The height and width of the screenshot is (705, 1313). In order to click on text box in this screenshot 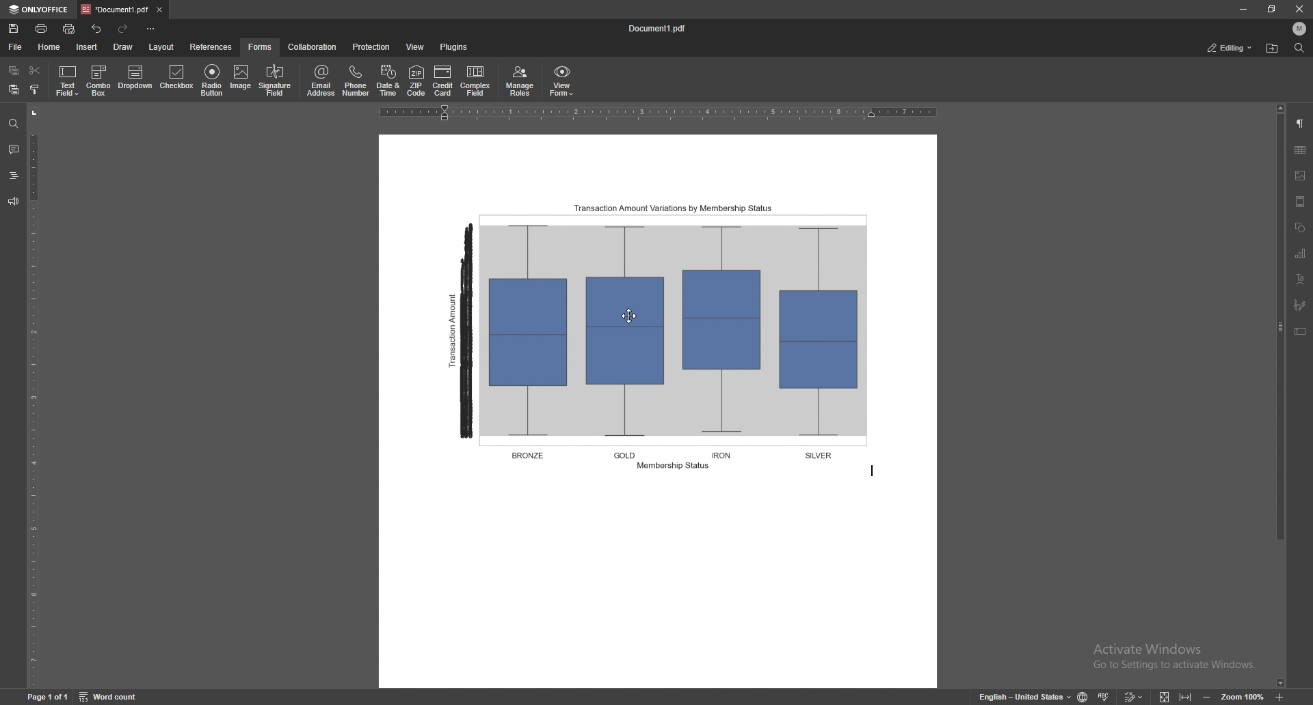, I will do `click(1301, 331)`.